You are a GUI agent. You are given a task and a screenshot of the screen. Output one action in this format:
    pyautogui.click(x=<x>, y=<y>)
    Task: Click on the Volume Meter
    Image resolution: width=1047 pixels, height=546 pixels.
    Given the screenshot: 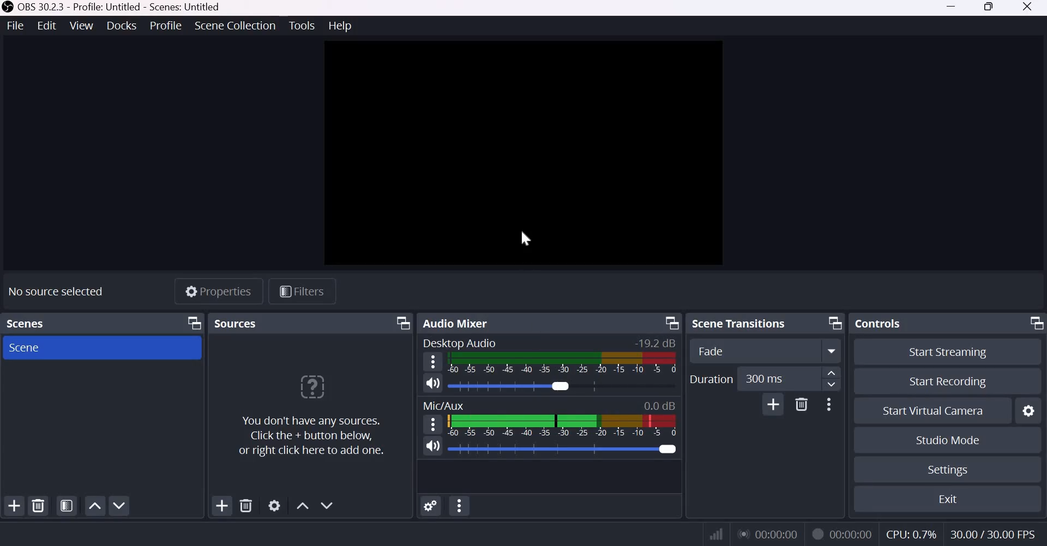 What is the action you would take?
    pyautogui.click(x=563, y=425)
    